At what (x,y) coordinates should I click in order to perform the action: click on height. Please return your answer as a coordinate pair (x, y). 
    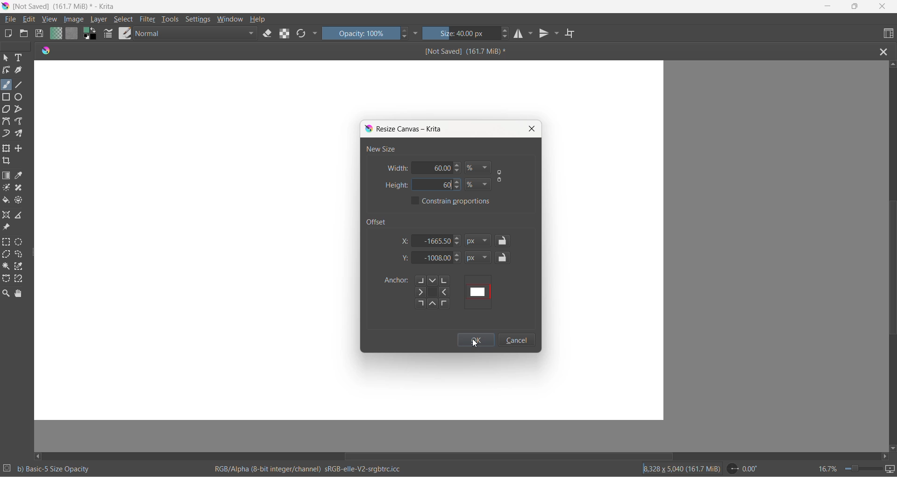
    Looking at the image, I should click on (396, 185).